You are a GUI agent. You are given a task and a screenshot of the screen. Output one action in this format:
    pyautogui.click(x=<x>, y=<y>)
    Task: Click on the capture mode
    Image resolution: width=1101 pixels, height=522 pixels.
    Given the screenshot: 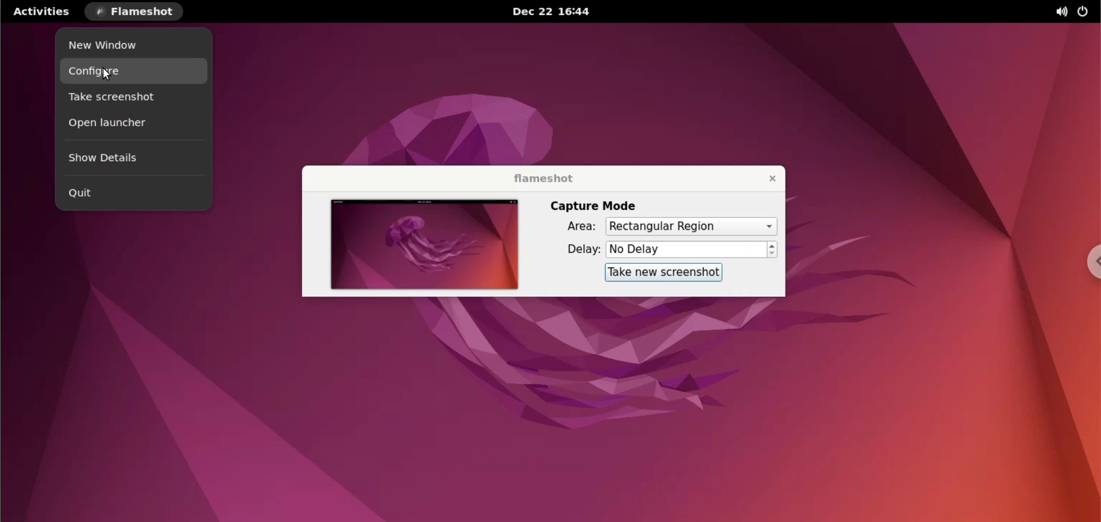 What is the action you would take?
    pyautogui.click(x=599, y=206)
    